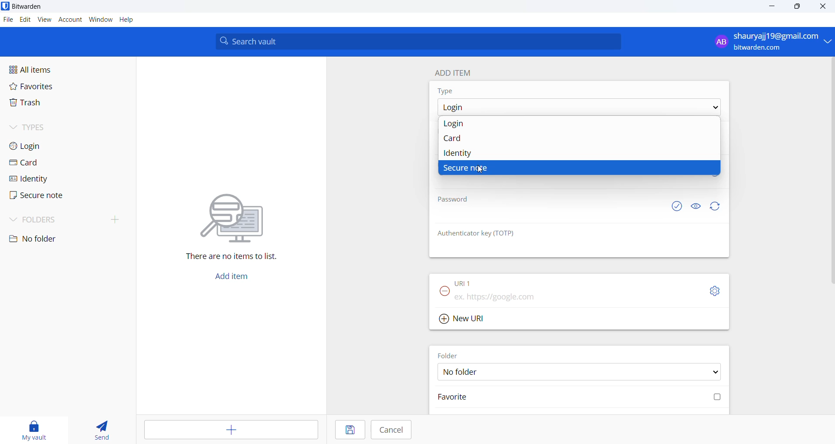 The height and width of the screenshot is (444, 835). Describe the element at coordinates (715, 293) in the screenshot. I see `settings` at that location.